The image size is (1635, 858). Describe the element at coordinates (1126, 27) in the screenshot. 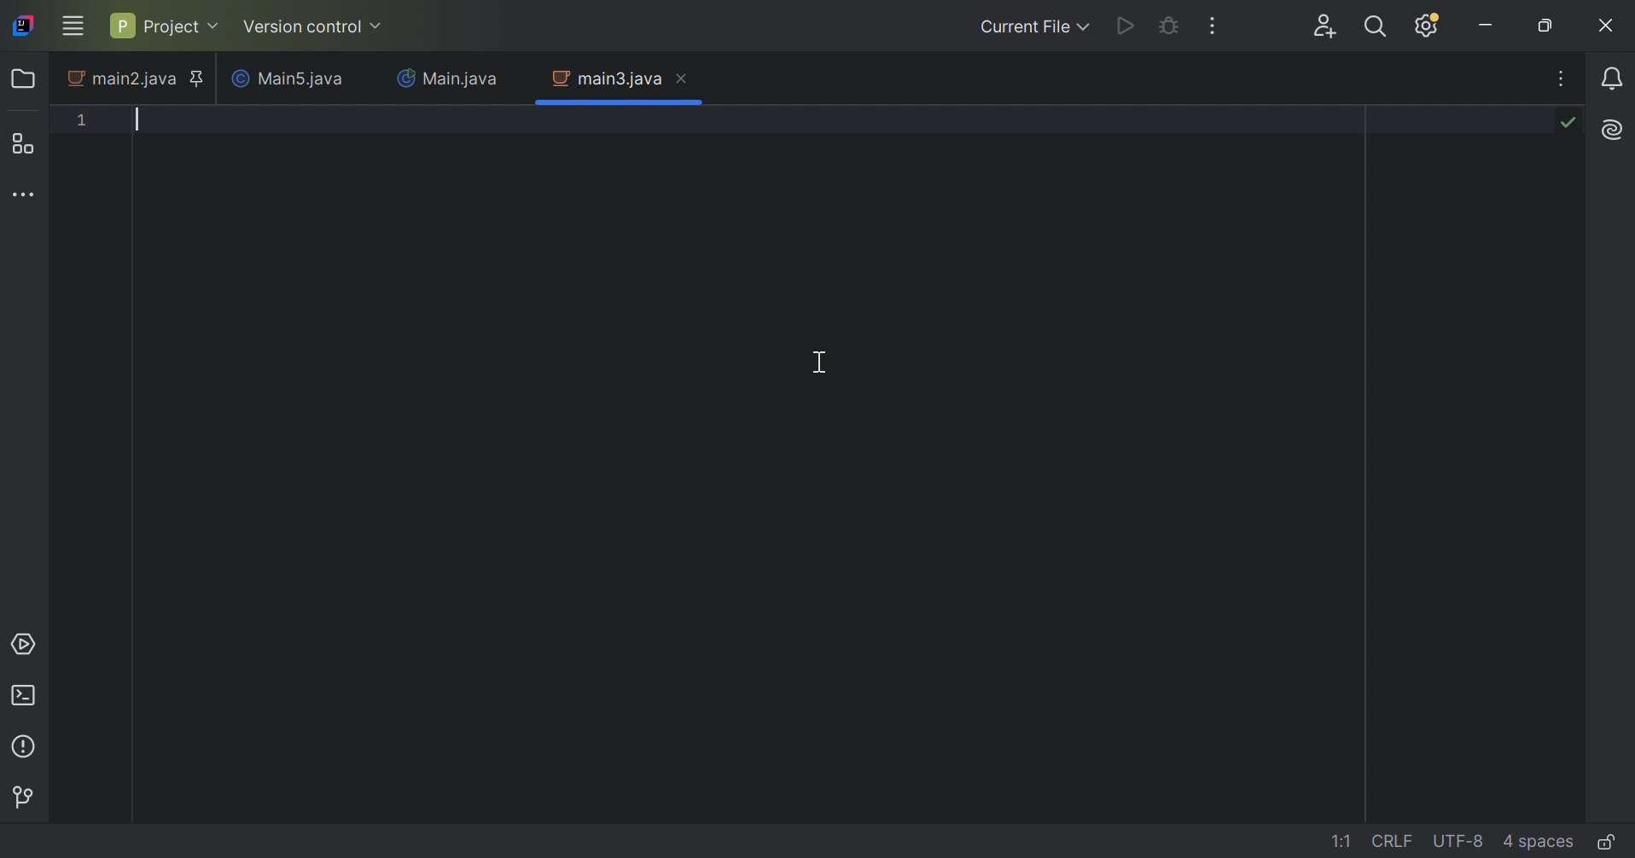

I see `Run` at that location.